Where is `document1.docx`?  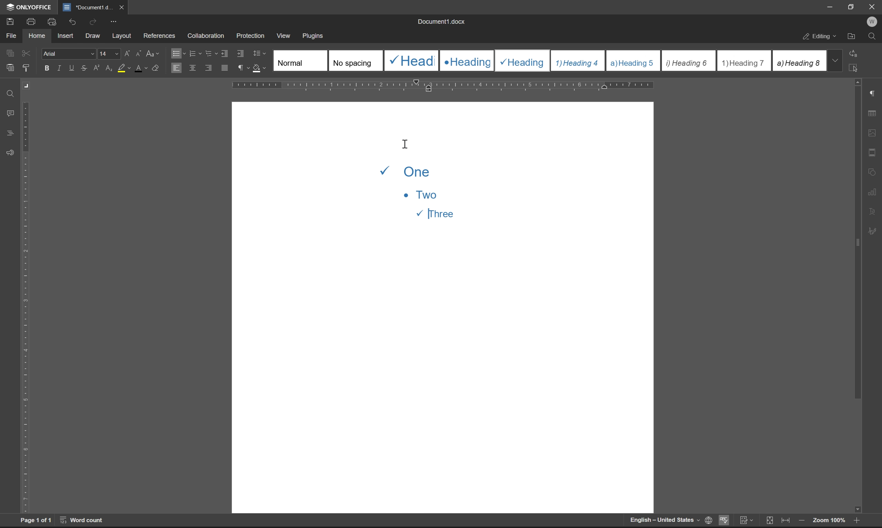 document1.docx is located at coordinates (440, 21).